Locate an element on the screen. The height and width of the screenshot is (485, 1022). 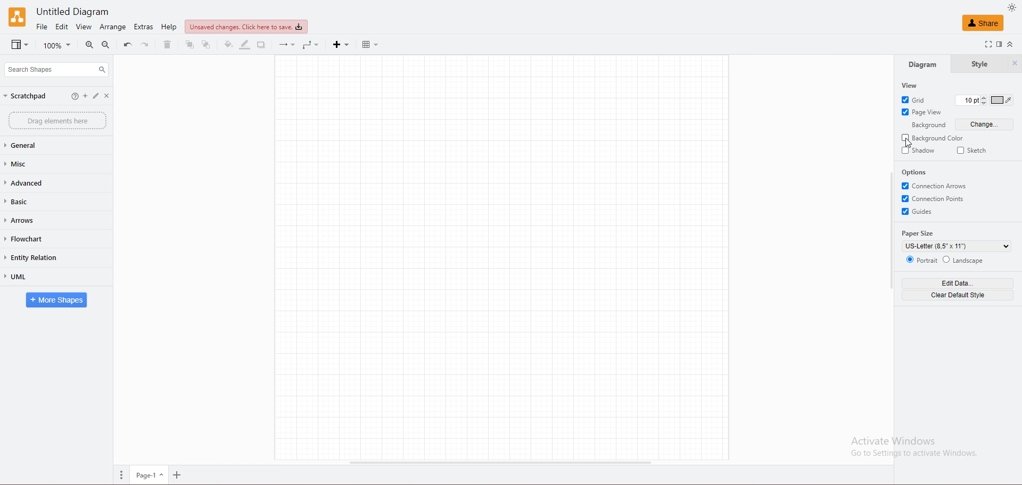
share is located at coordinates (983, 22).